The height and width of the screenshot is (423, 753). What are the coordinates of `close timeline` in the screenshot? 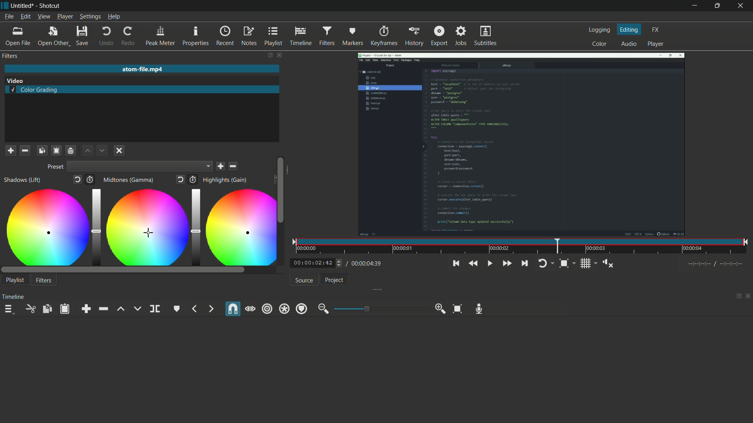 It's located at (748, 296).